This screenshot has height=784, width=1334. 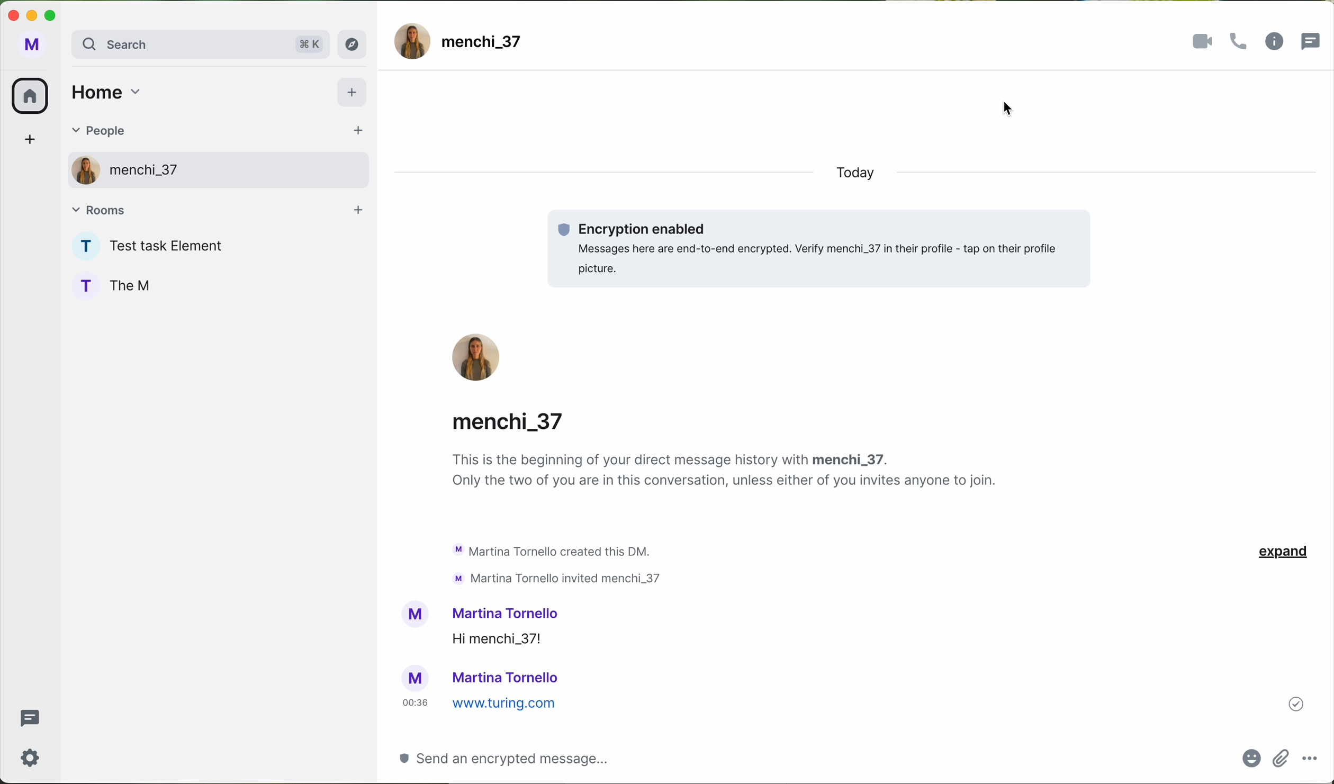 I want to click on people tab, so click(x=214, y=132).